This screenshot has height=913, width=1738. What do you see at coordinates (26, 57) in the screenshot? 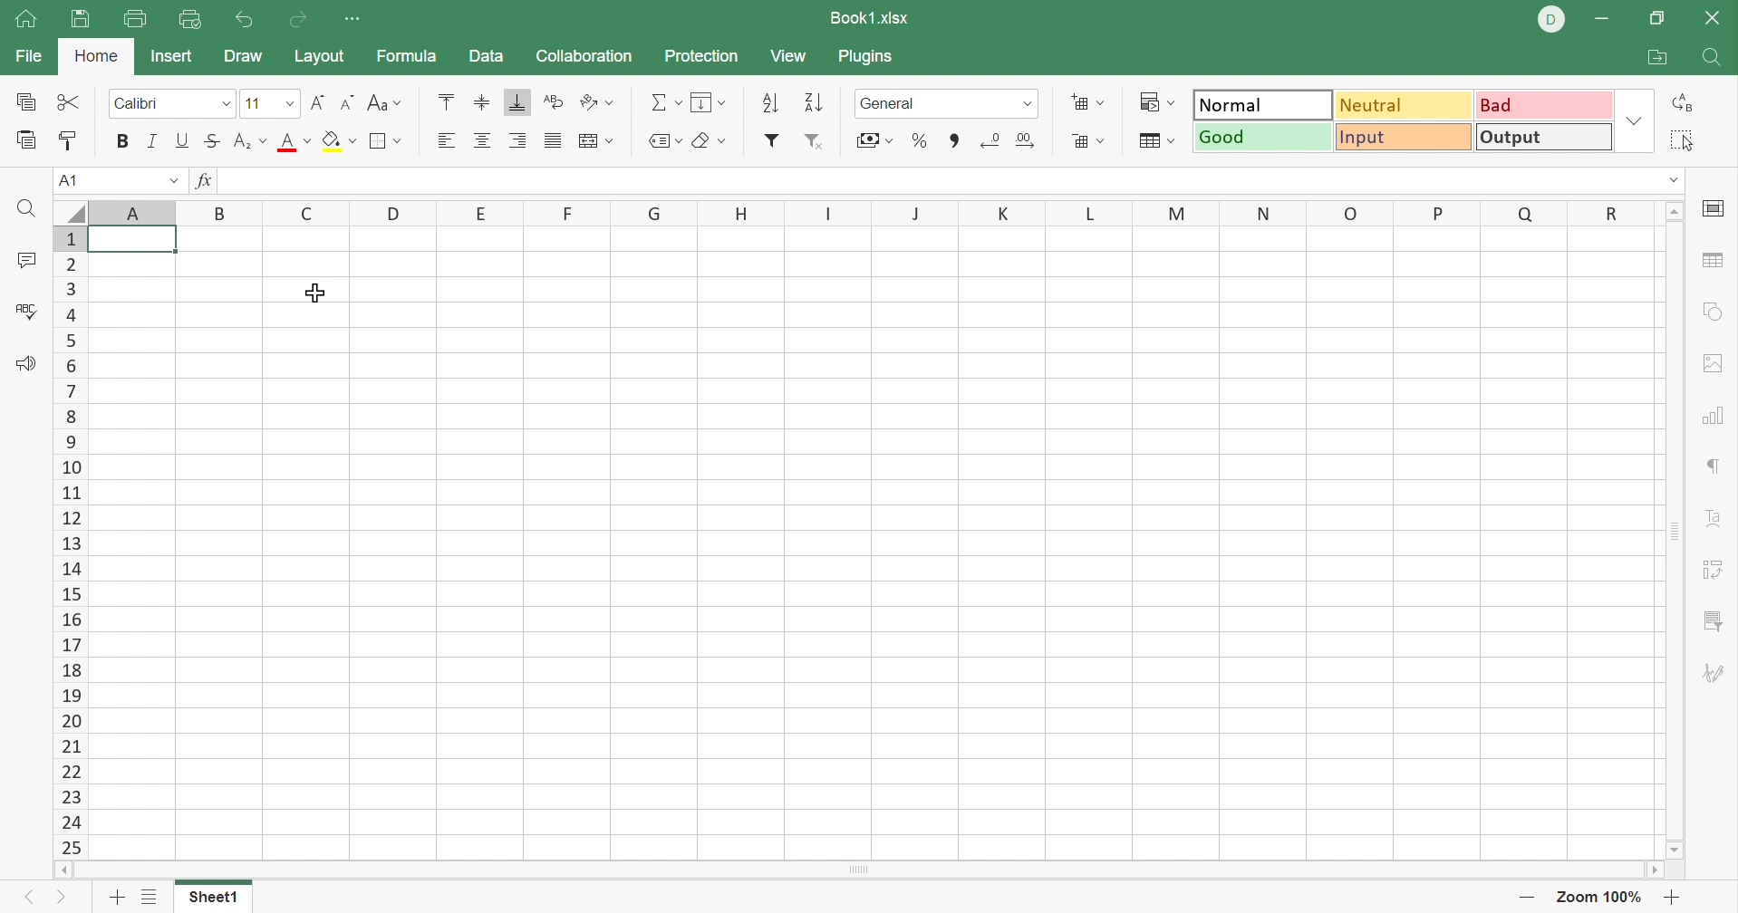
I see `File` at bounding box center [26, 57].